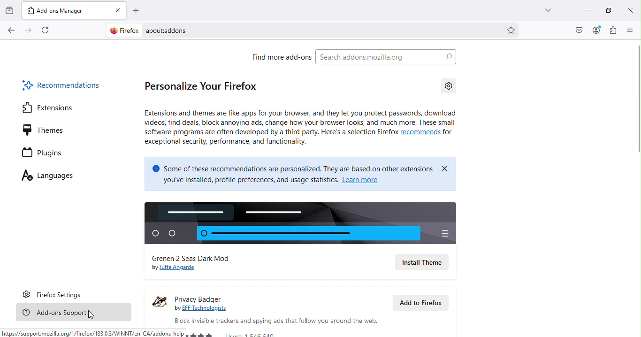 The image size is (641, 337). What do you see at coordinates (92, 332) in the screenshot?
I see `https://support.mozilla.ora/1/firefox/133.0.3/WINNT/en-CA/addons-help` at bounding box center [92, 332].